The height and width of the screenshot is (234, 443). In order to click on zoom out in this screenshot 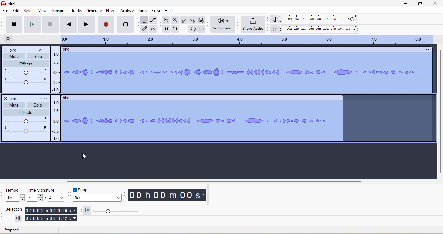, I will do `click(175, 19)`.